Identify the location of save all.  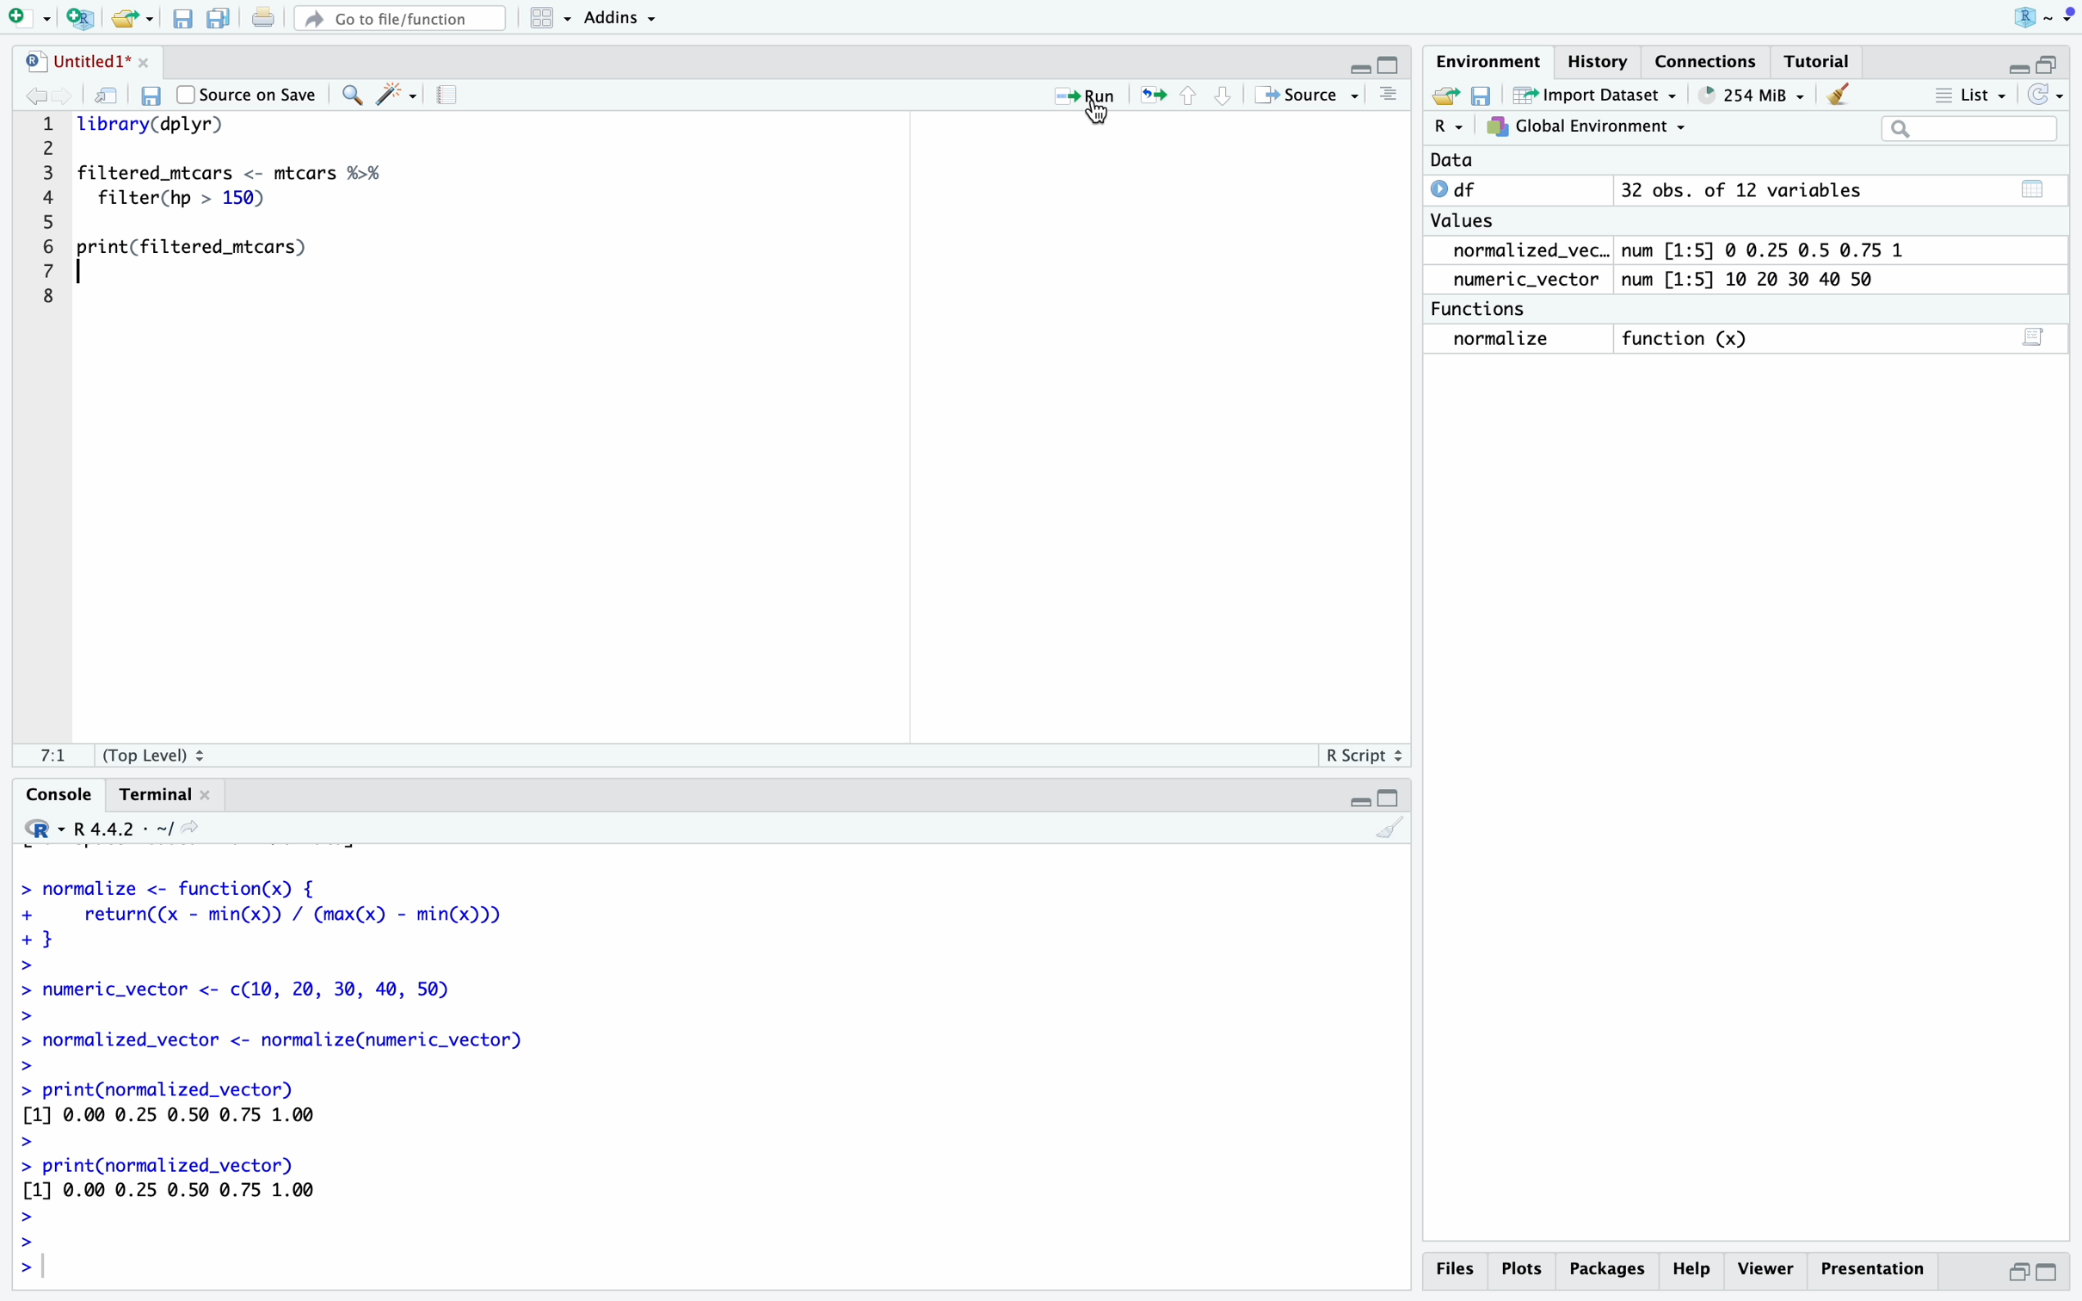
(220, 21).